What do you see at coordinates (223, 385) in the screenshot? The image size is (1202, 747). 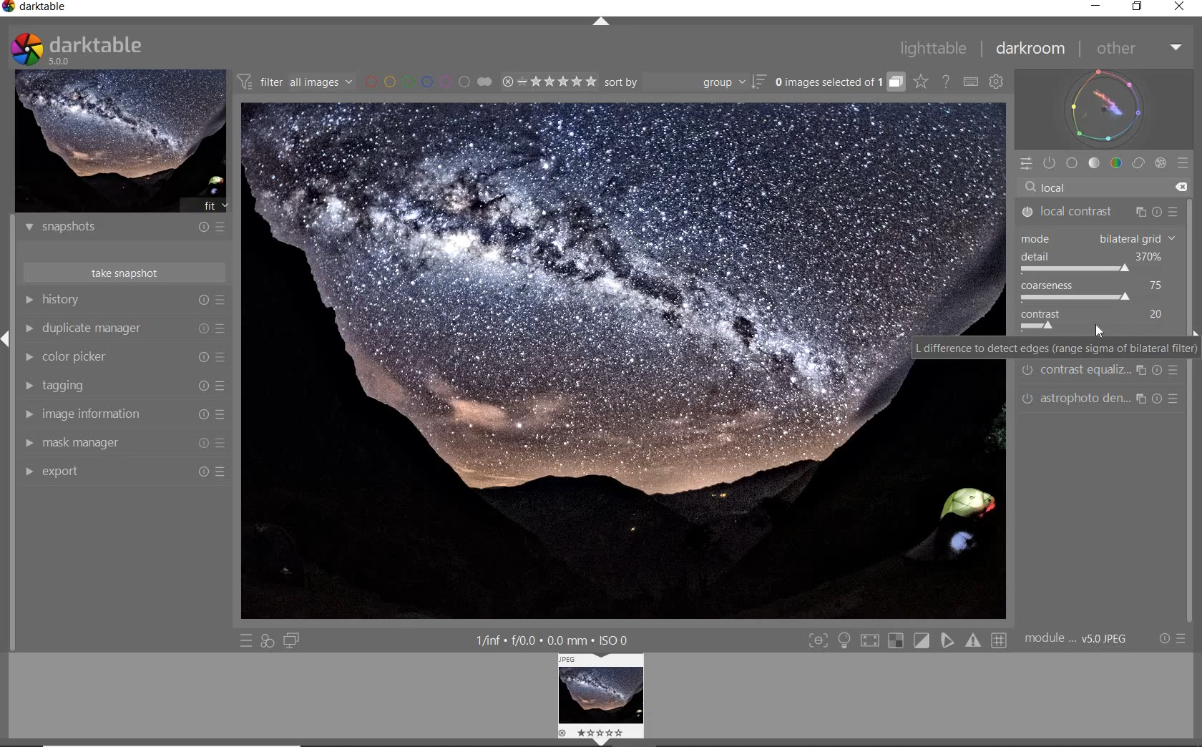 I see `Presets and preferences` at bounding box center [223, 385].